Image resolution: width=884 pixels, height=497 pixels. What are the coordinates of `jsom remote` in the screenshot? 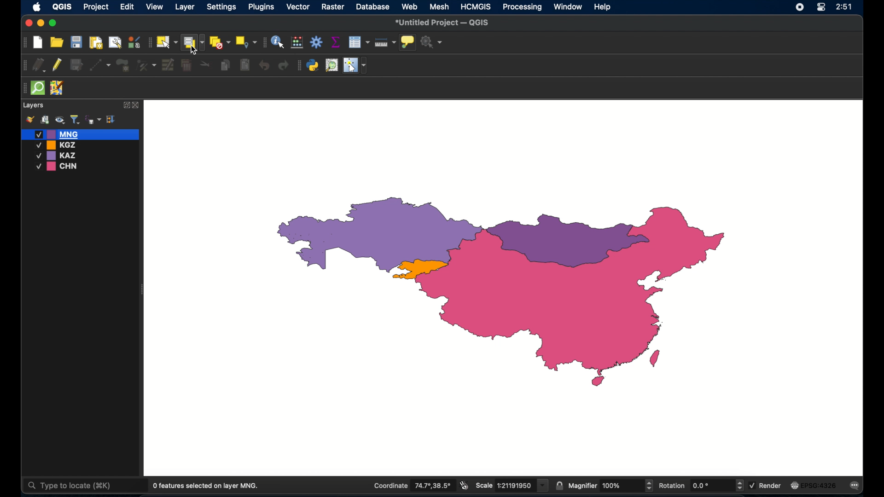 It's located at (58, 88).